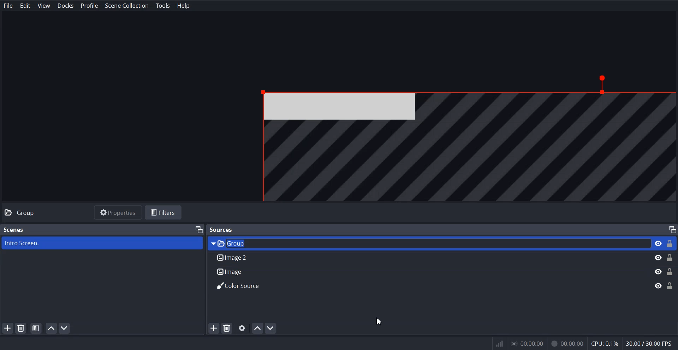  I want to click on Move Source Up, so click(257, 328).